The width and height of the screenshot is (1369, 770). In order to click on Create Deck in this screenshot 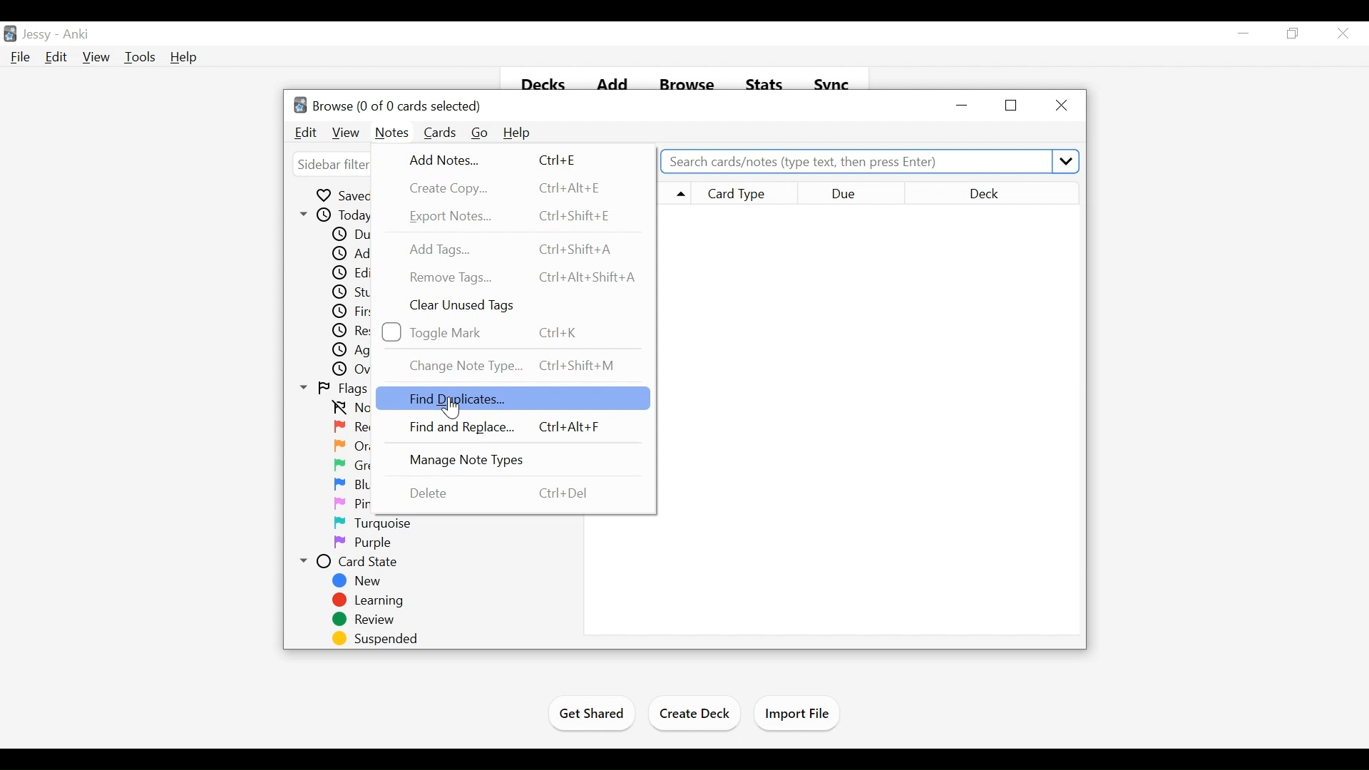, I will do `click(694, 716)`.